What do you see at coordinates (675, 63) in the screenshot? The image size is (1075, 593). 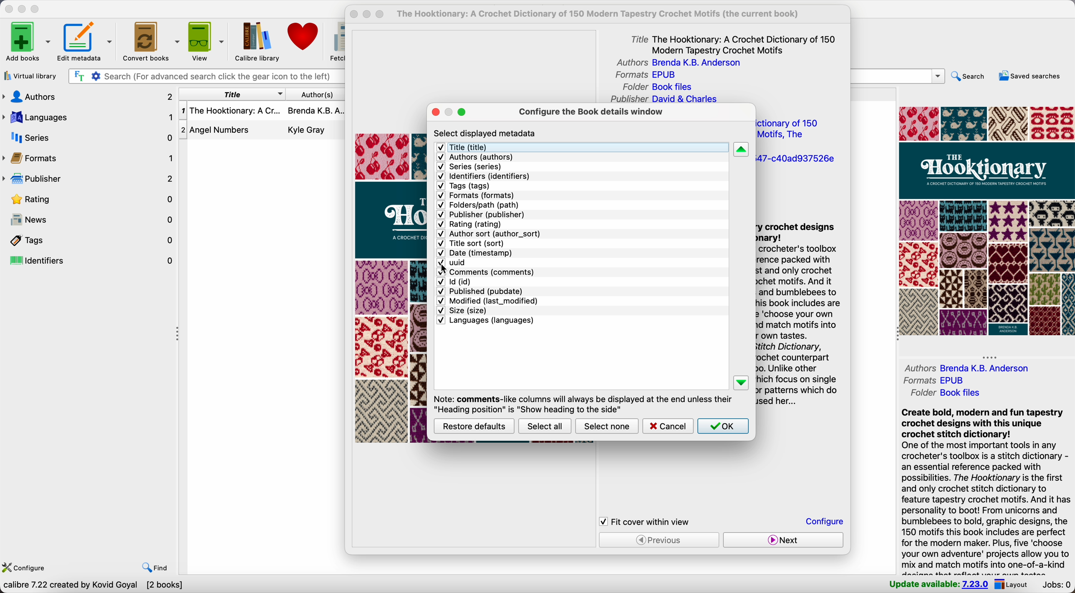 I see `authors` at bounding box center [675, 63].